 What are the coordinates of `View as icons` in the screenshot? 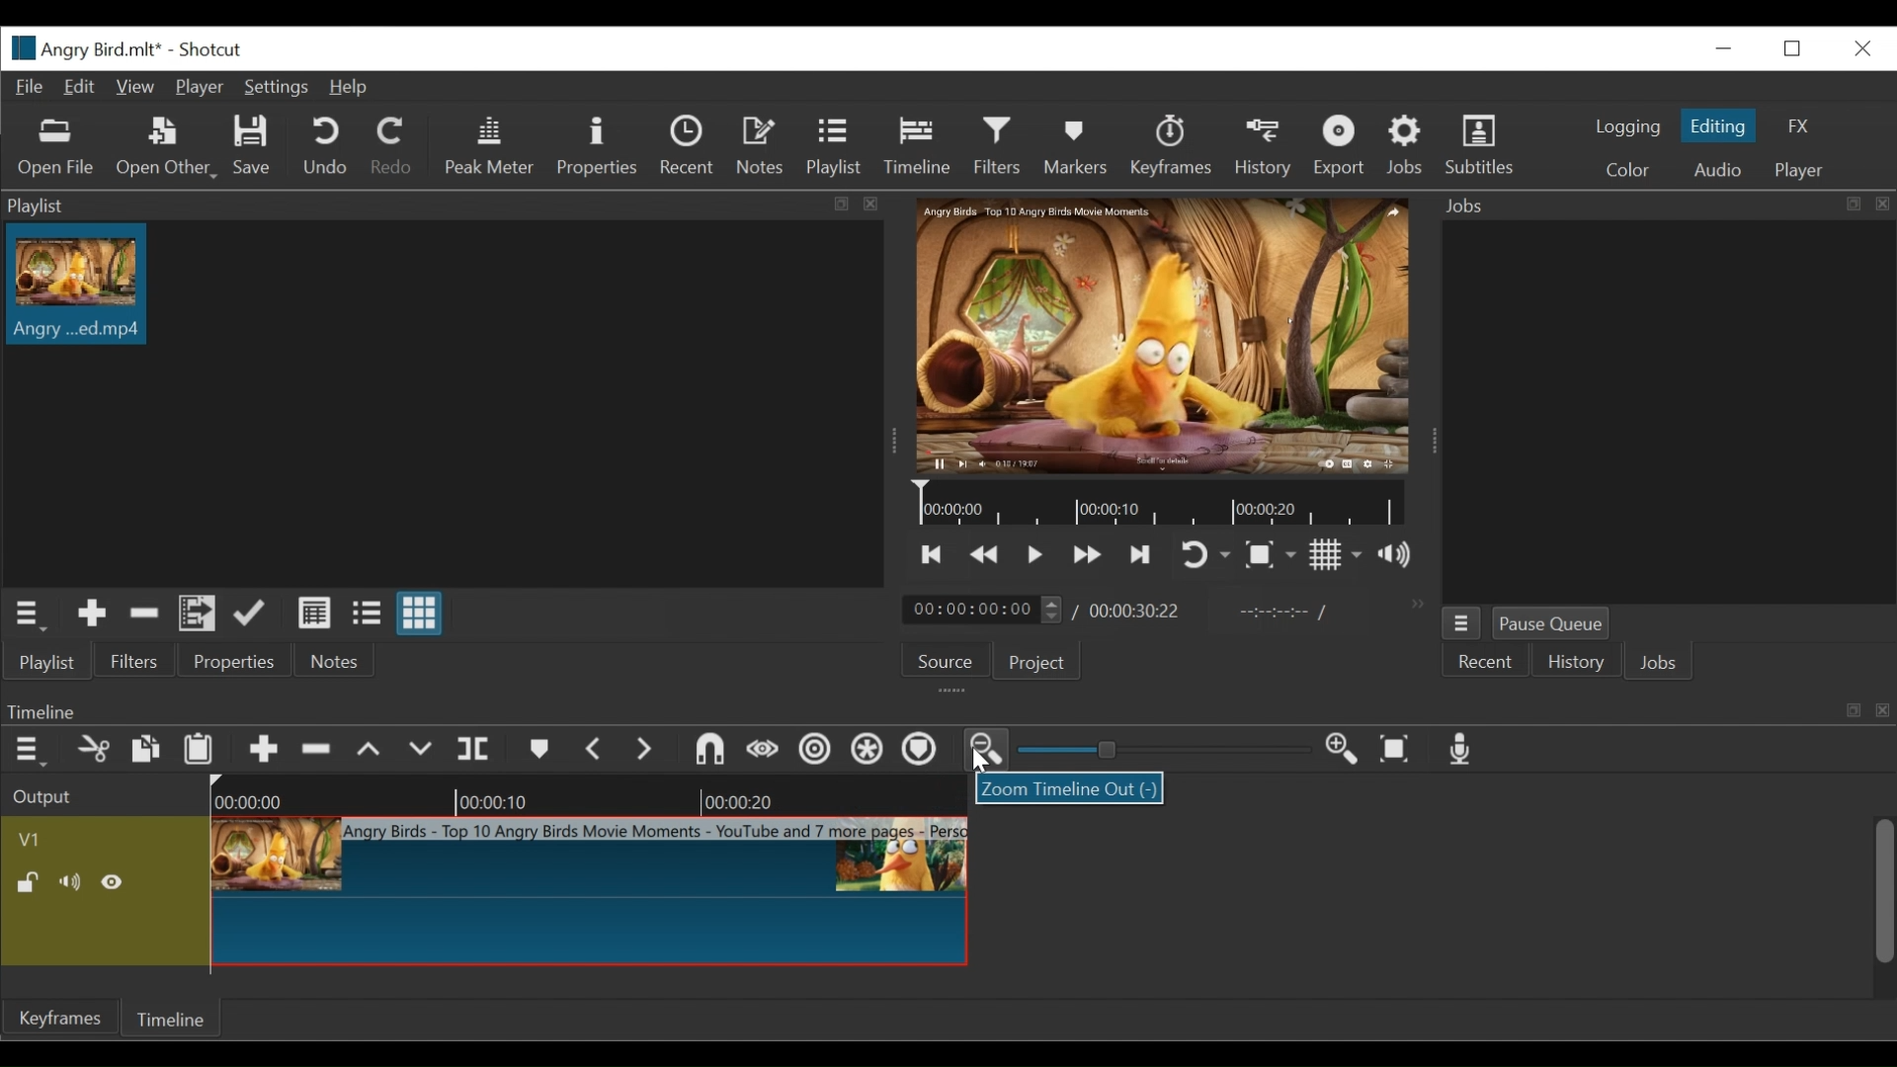 It's located at (420, 613).